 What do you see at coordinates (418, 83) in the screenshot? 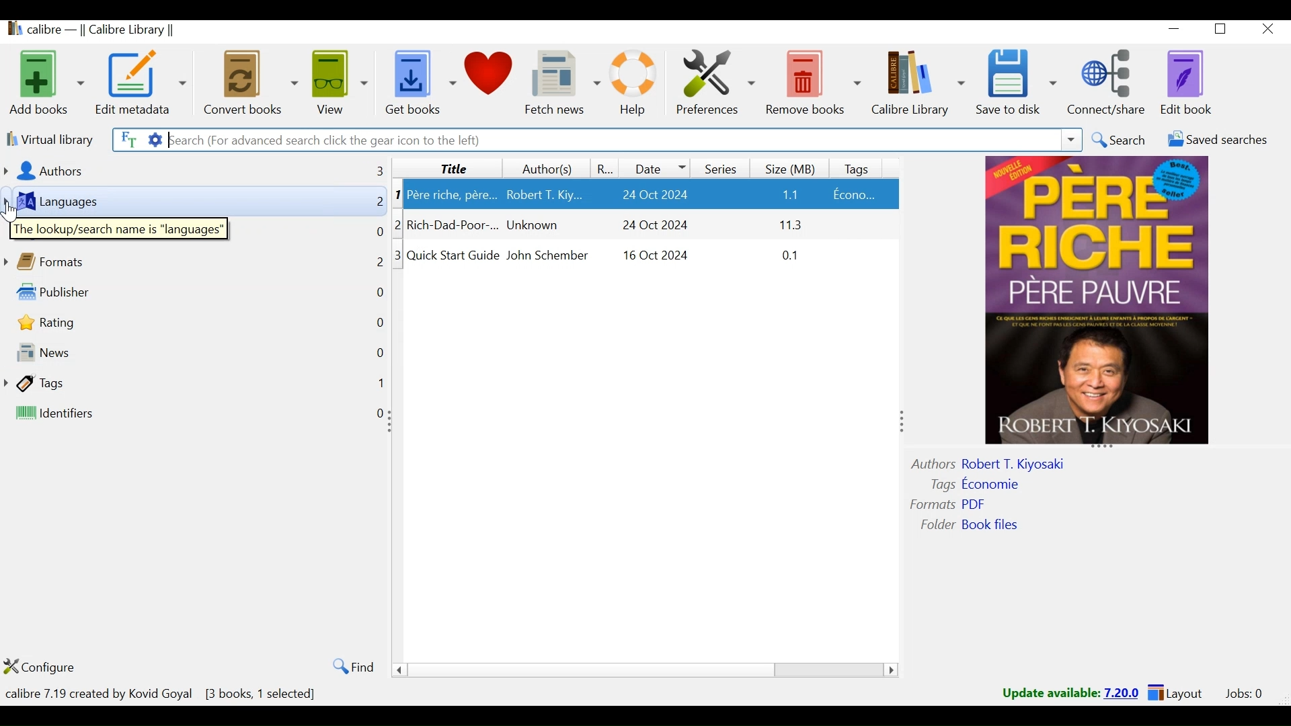
I see `Get books` at bounding box center [418, 83].